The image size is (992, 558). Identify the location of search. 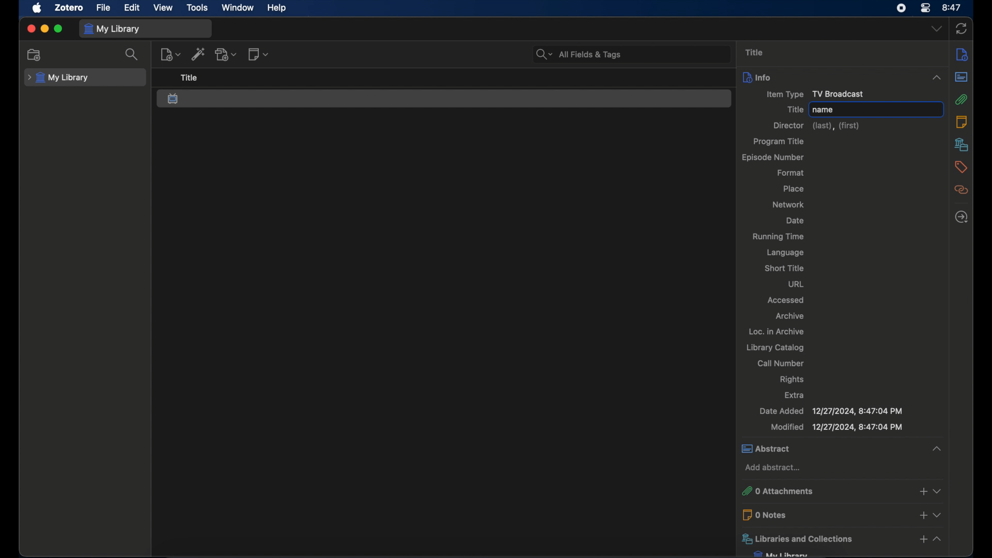
(133, 54).